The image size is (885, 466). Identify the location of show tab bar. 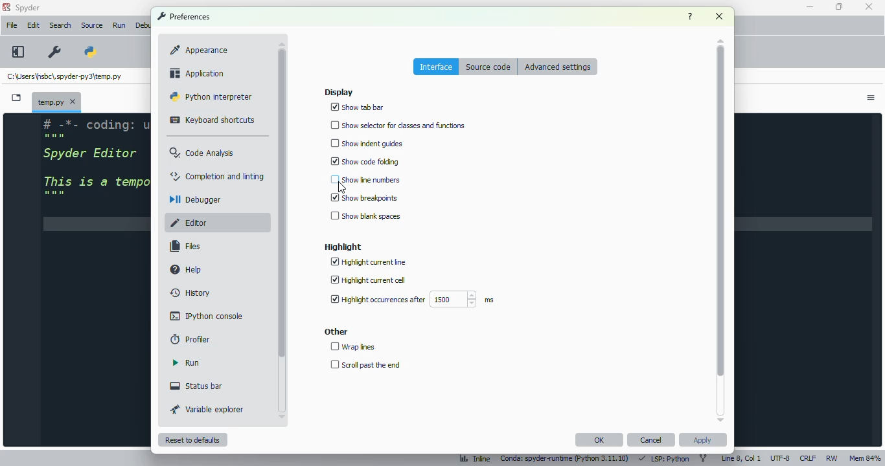
(359, 107).